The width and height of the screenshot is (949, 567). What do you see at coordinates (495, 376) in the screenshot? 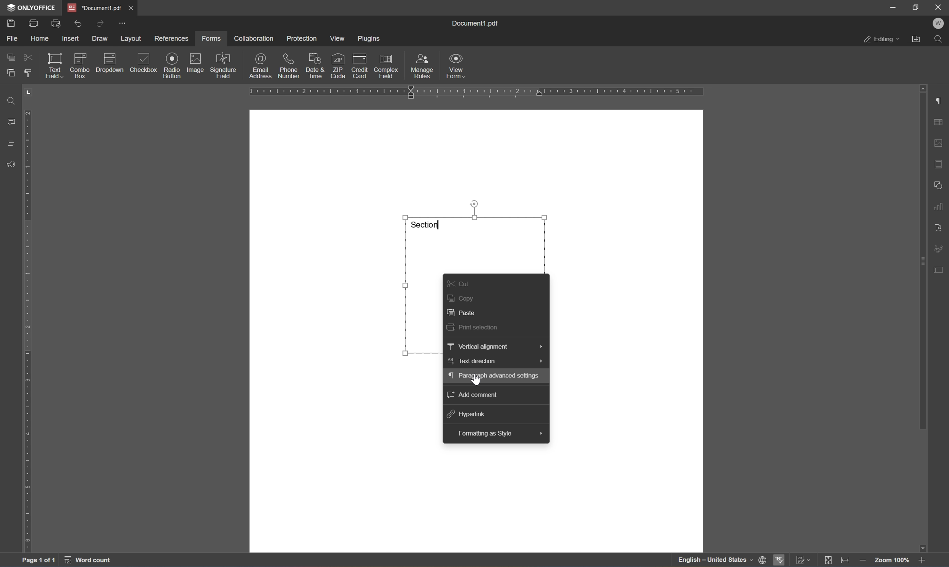
I see `paragraph advanced settings with active cursor` at bounding box center [495, 376].